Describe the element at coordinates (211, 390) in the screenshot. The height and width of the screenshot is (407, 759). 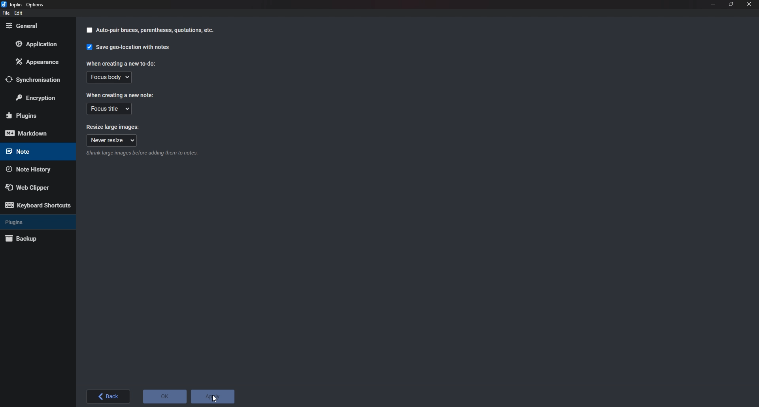
I see `cursor` at that location.